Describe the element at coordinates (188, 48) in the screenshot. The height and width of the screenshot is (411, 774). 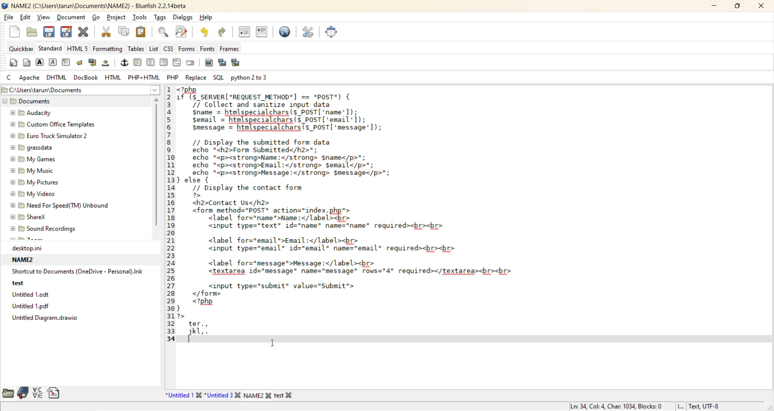
I see `forms` at that location.